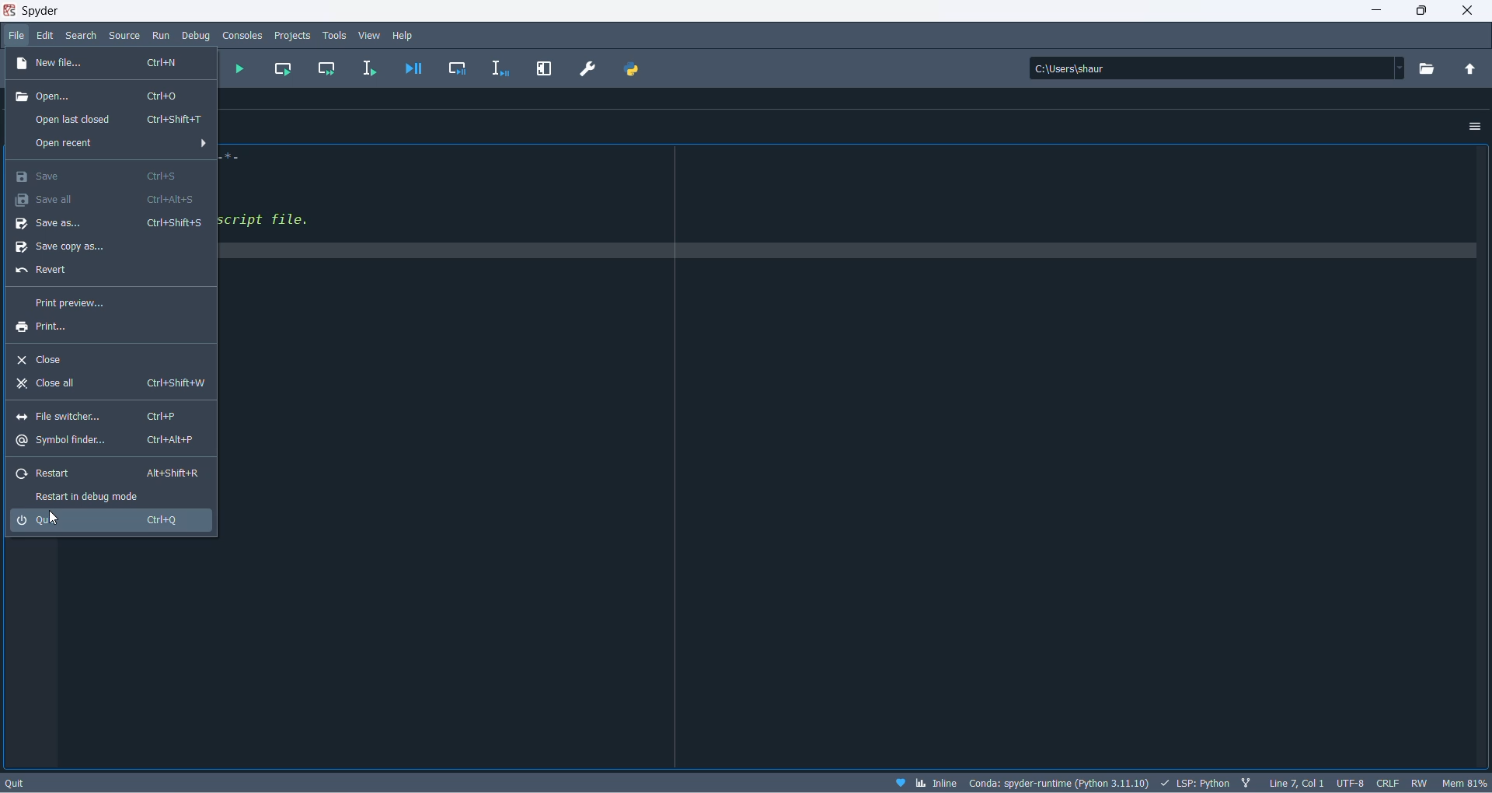 The width and height of the screenshot is (1492, 793). I want to click on spyder application name, so click(33, 12).